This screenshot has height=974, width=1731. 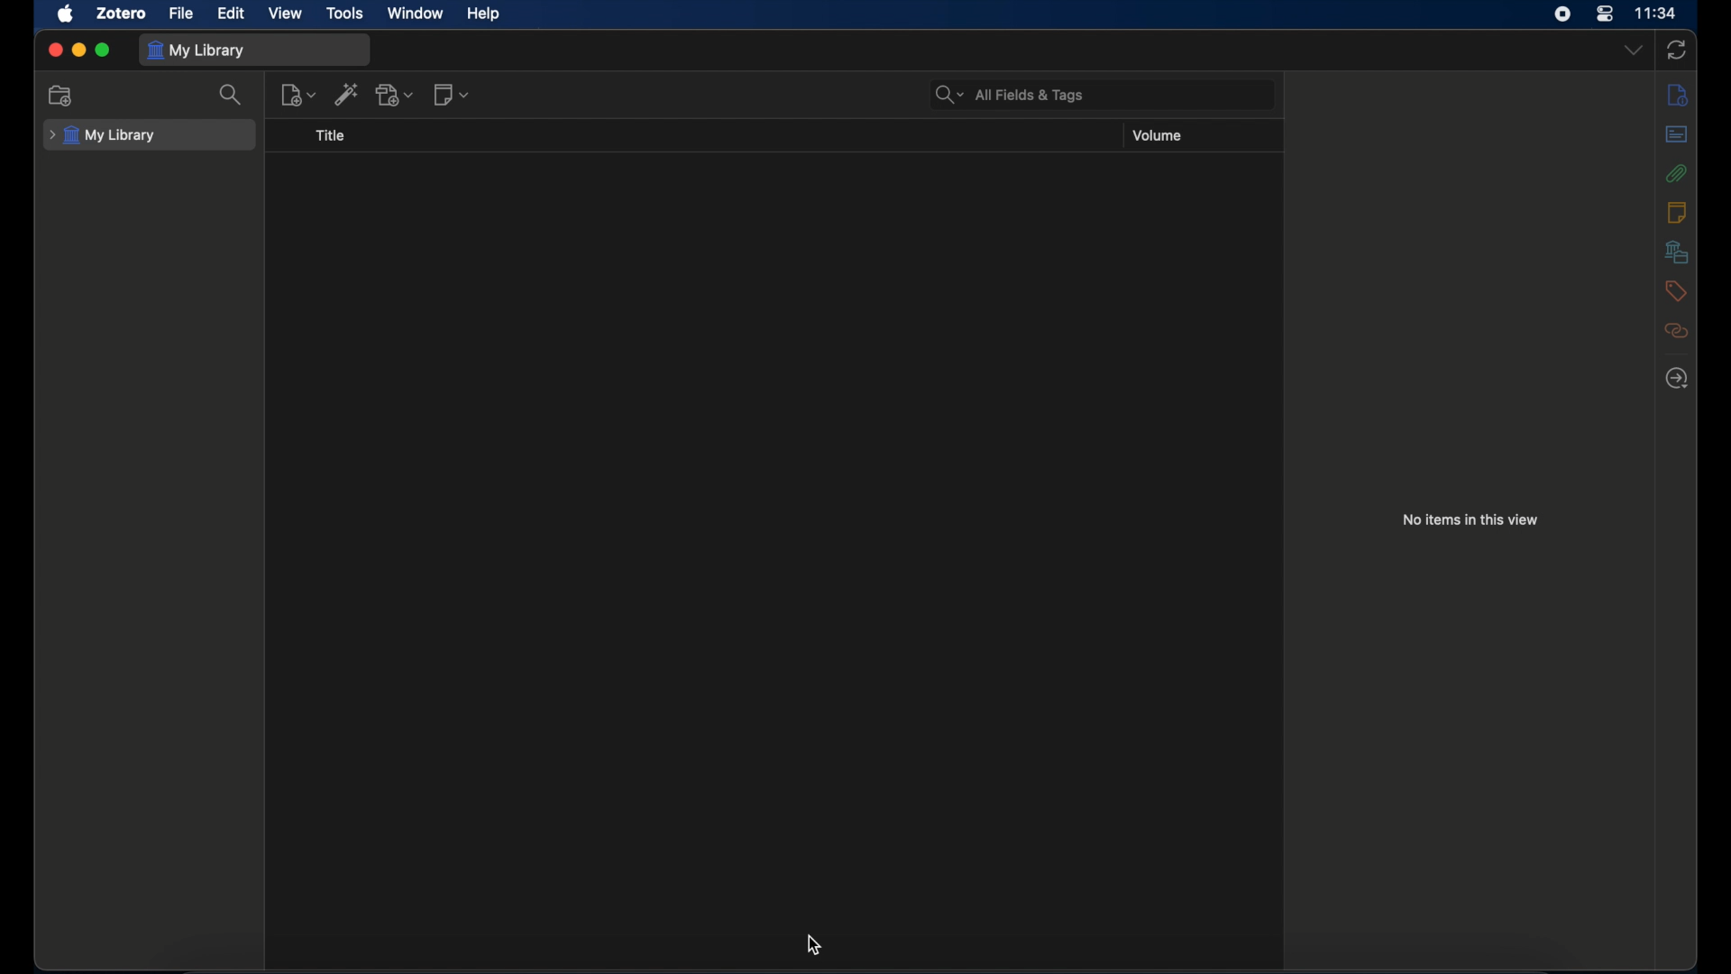 I want to click on my library, so click(x=197, y=51).